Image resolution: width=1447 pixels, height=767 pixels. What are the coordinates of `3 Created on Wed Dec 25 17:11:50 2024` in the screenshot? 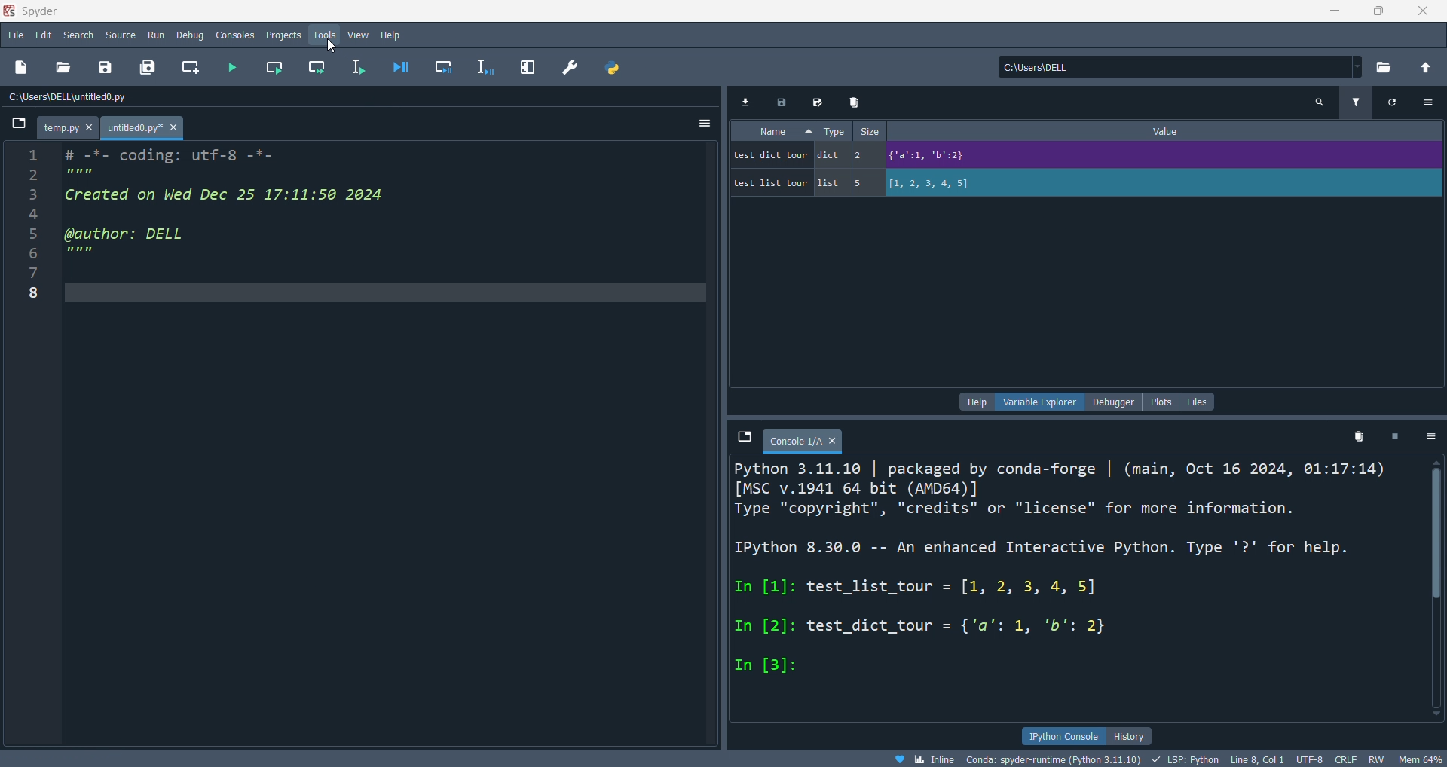 It's located at (220, 195).